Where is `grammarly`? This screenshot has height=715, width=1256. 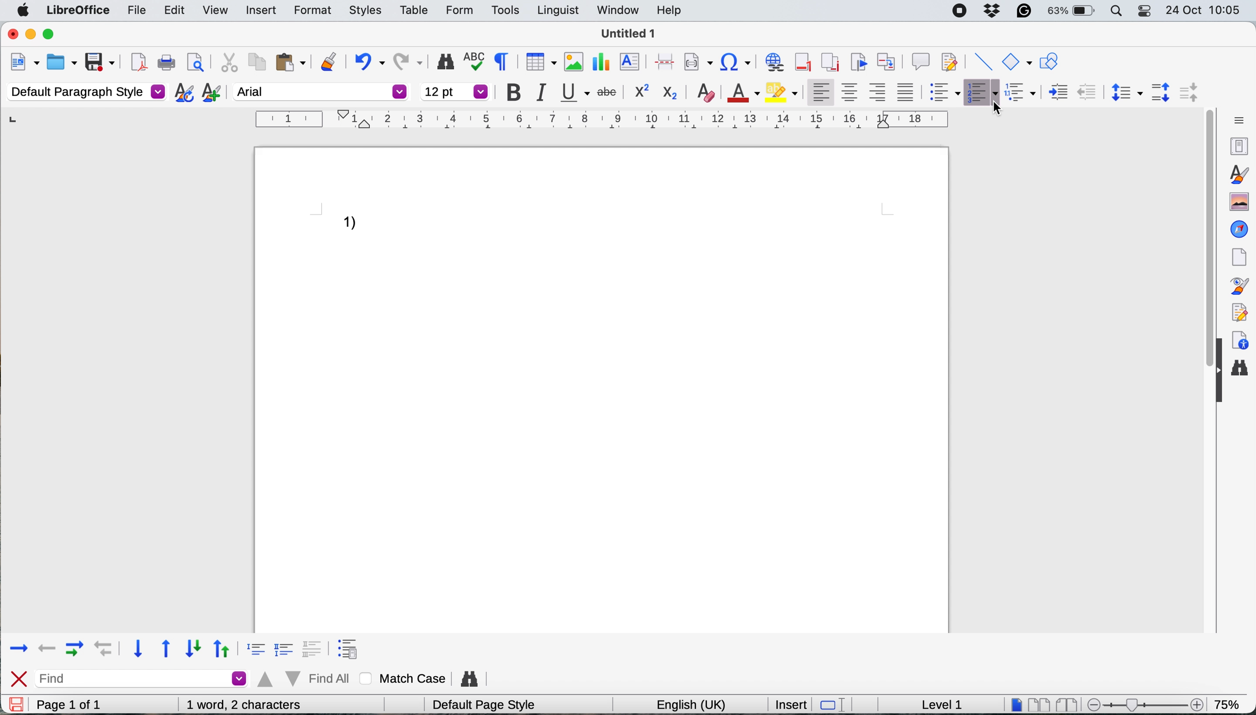 grammarly is located at coordinates (1022, 10).